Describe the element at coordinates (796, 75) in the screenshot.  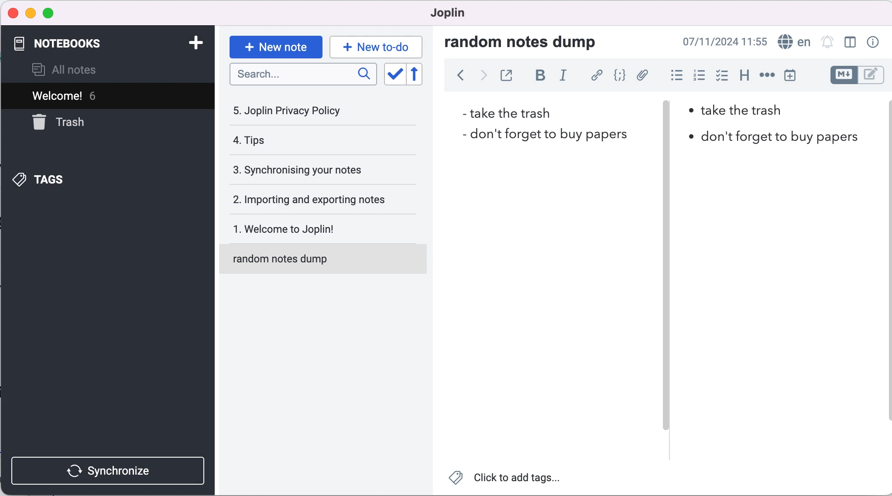
I see `insert time` at that location.